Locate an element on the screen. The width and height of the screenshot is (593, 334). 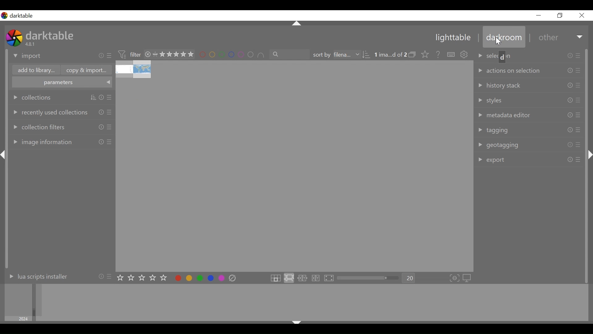
filter is located at coordinates (128, 54).